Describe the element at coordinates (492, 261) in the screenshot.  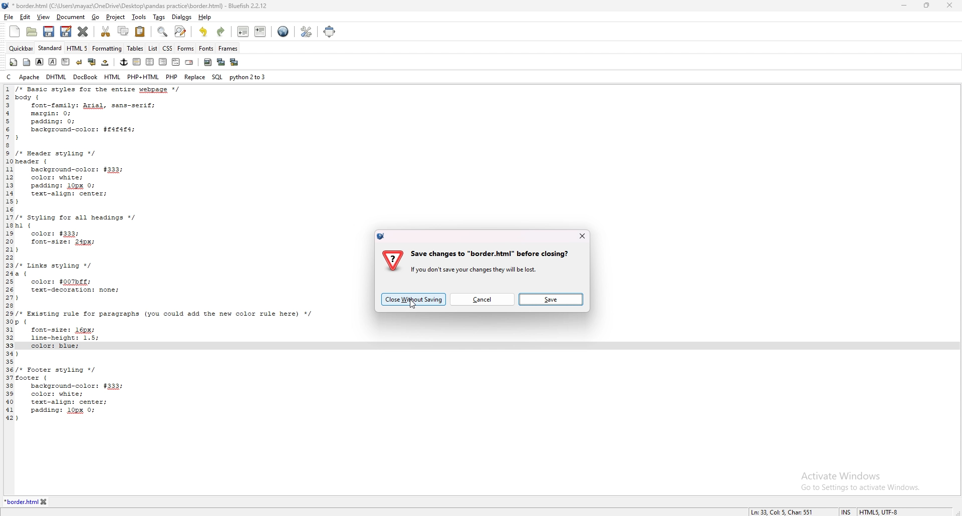
I see `warning message` at that location.